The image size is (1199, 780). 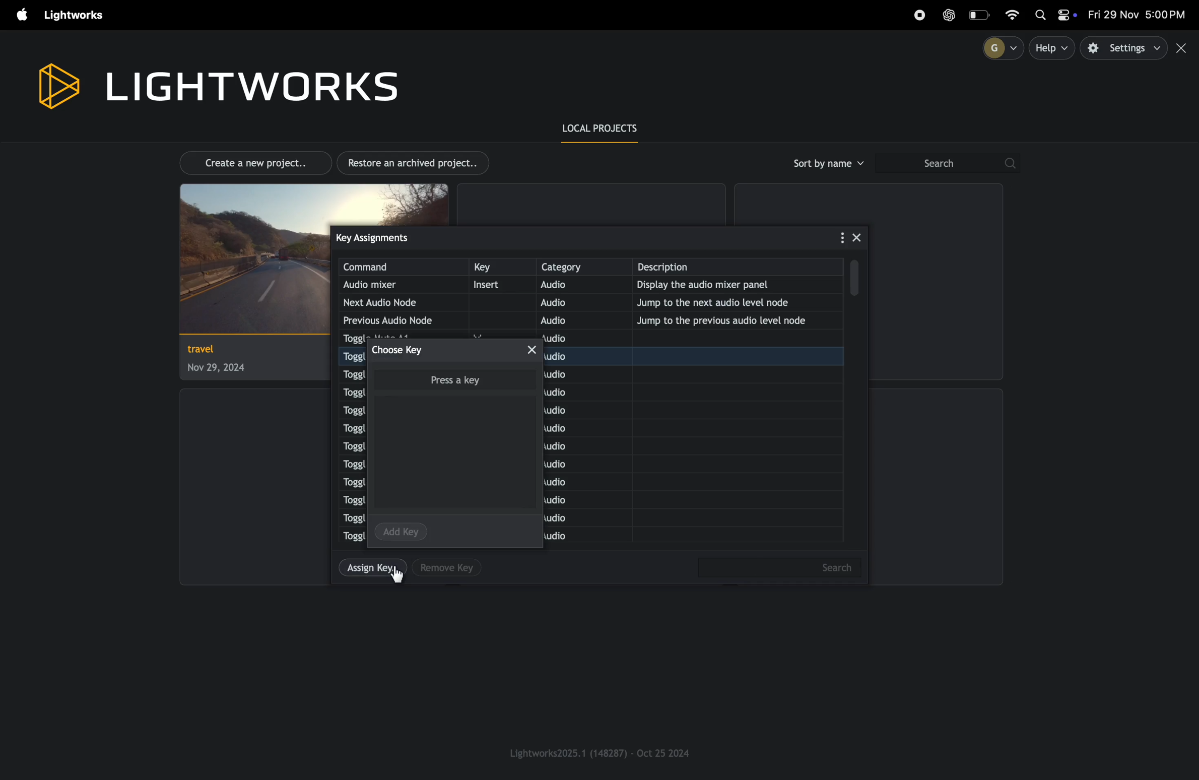 I want to click on apple widgets, so click(x=1054, y=16).